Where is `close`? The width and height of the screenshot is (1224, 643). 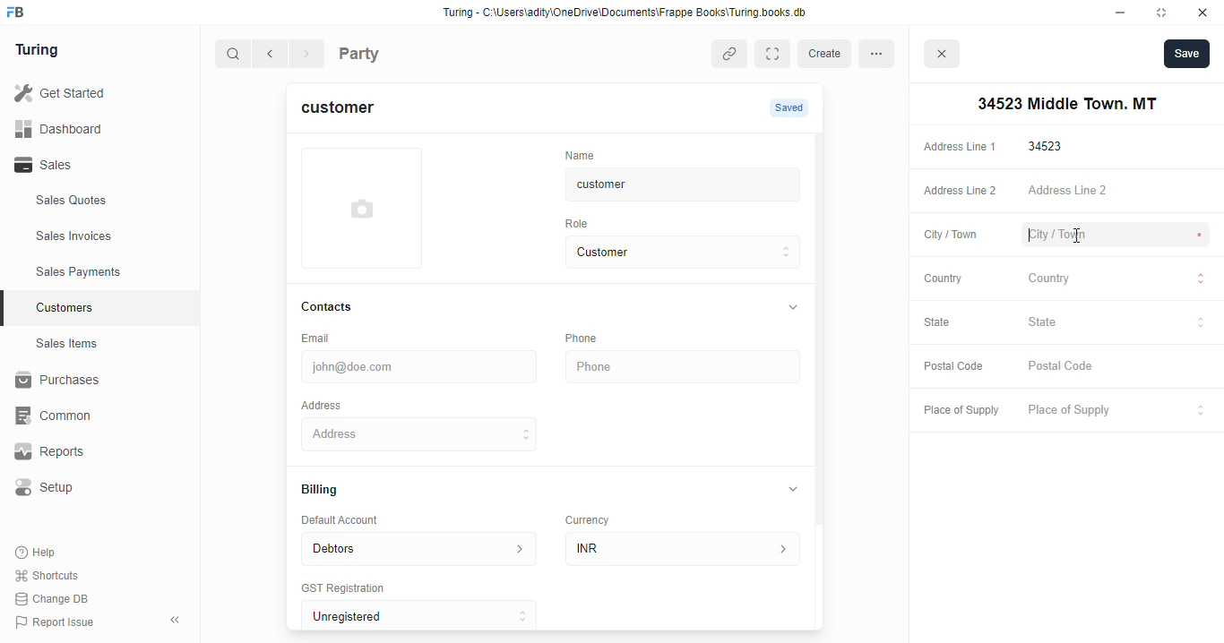
close is located at coordinates (1205, 13).